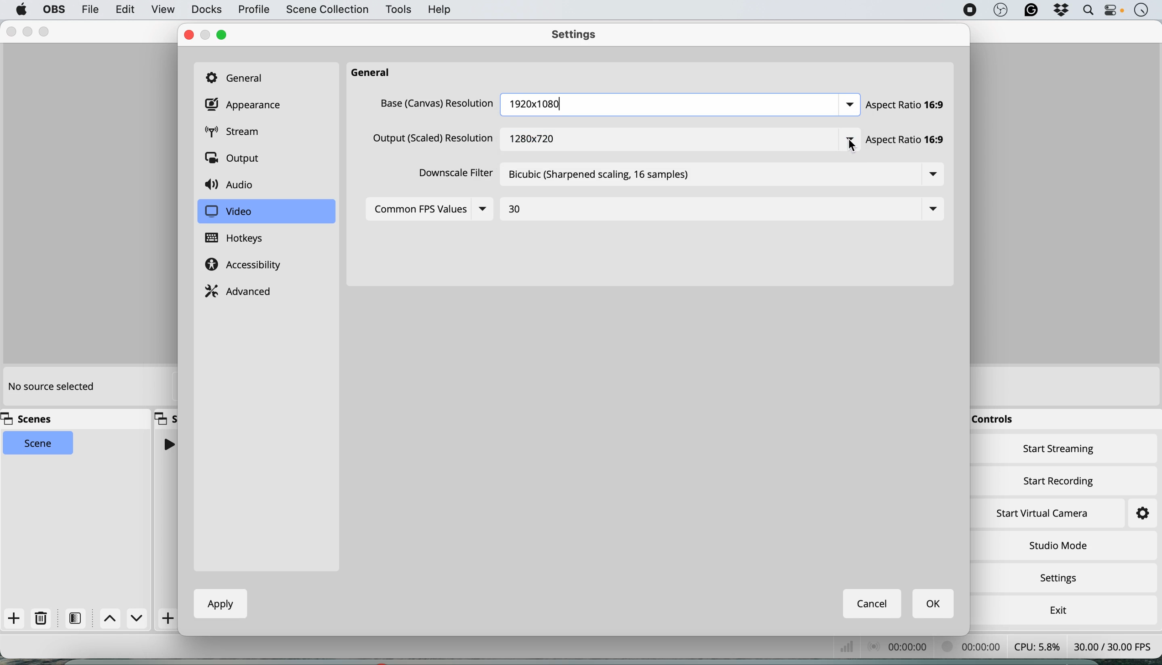 The height and width of the screenshot is (665, 1162). Describe the element at coordinates (1058, 11) in the screenshot. I see `dropbox` at that location.